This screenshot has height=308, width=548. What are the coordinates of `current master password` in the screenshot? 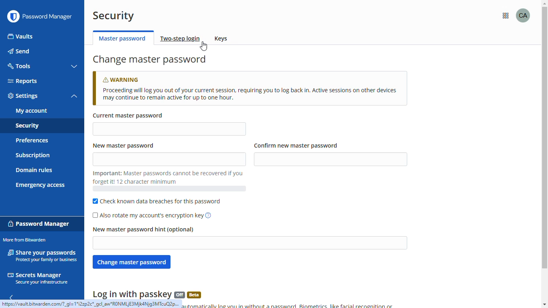 It's located at (170, 124).